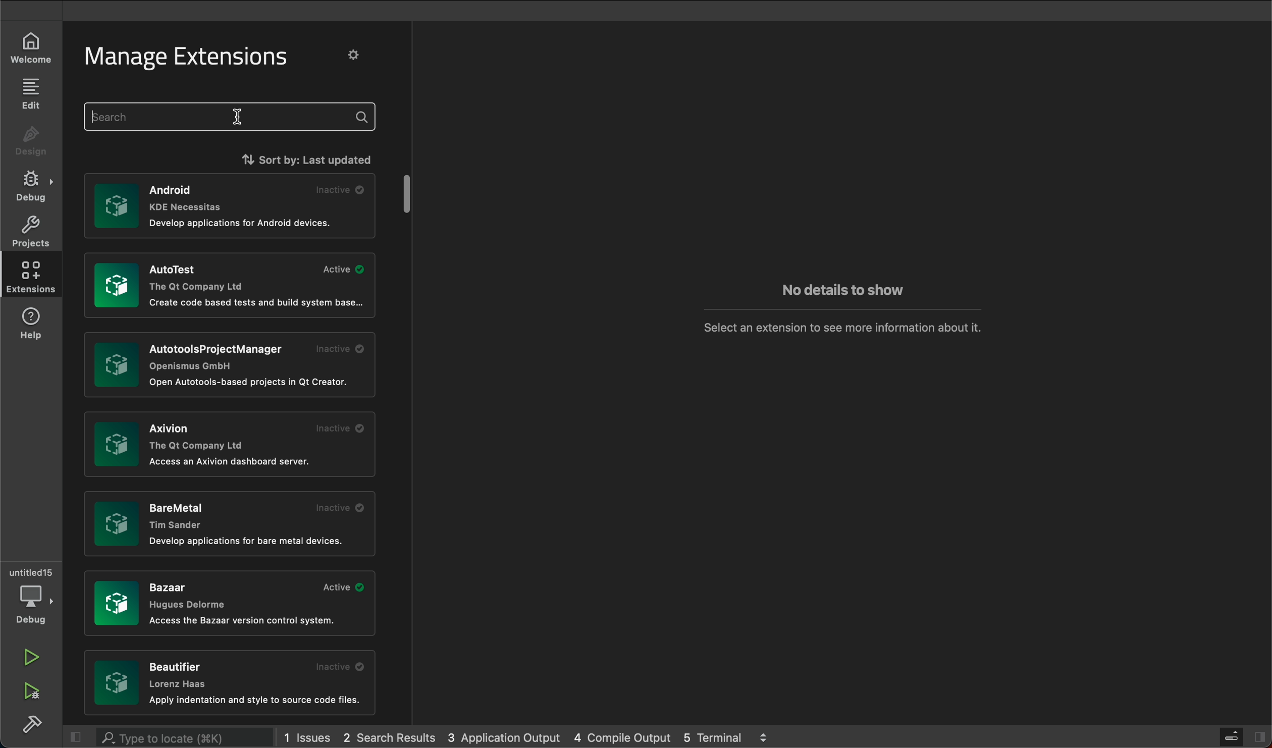 Image resolution: width=1272 pixels, height=748 pixels. What do you see at coordinates (34, 186) in the screenshot?
I see `debug` at bounding box center [34, 186].